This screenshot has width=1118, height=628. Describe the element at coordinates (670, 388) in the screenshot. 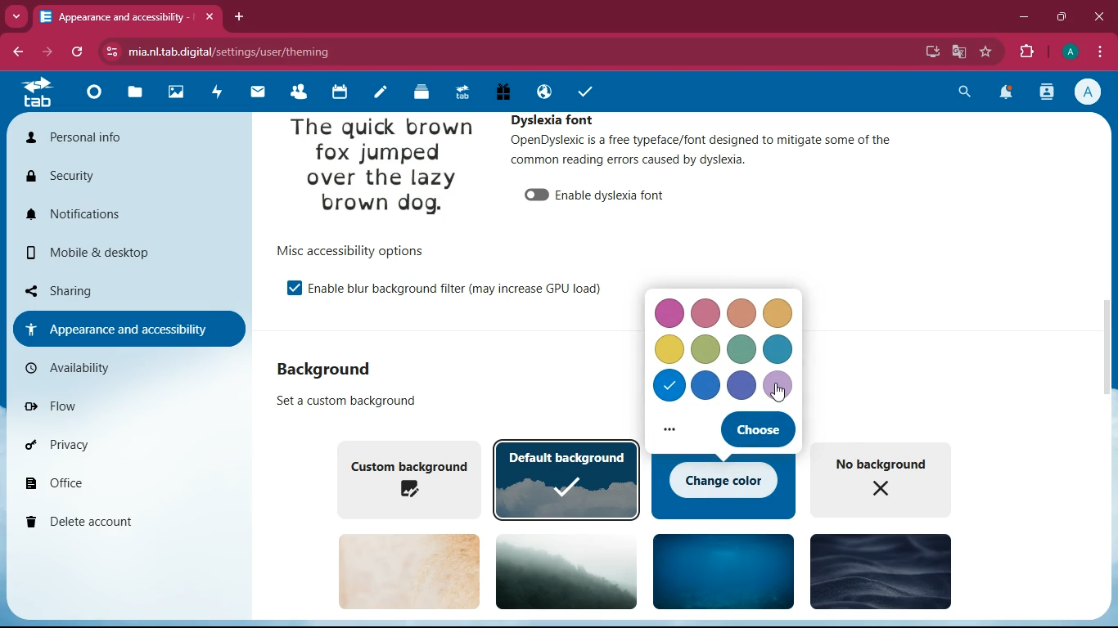

I see `color` at that location.